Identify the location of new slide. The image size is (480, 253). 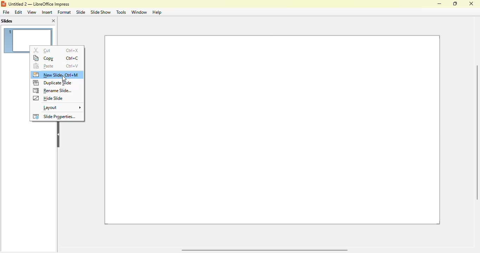
(47, 74).